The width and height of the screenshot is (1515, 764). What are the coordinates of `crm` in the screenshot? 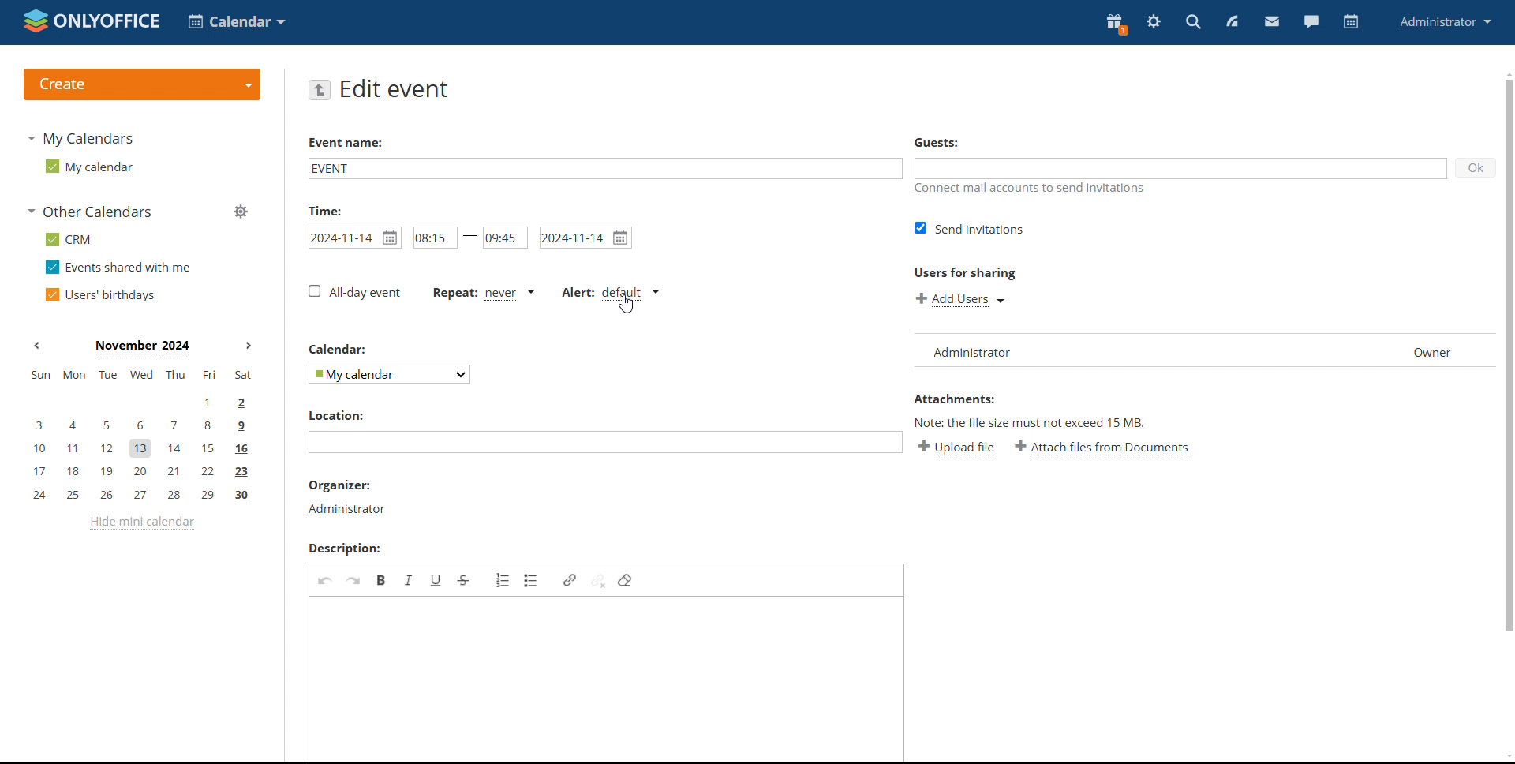 It's located at (66, 240).